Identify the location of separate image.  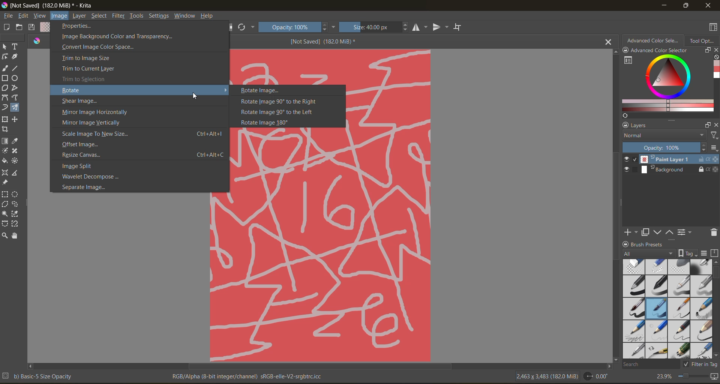
(87, 186).